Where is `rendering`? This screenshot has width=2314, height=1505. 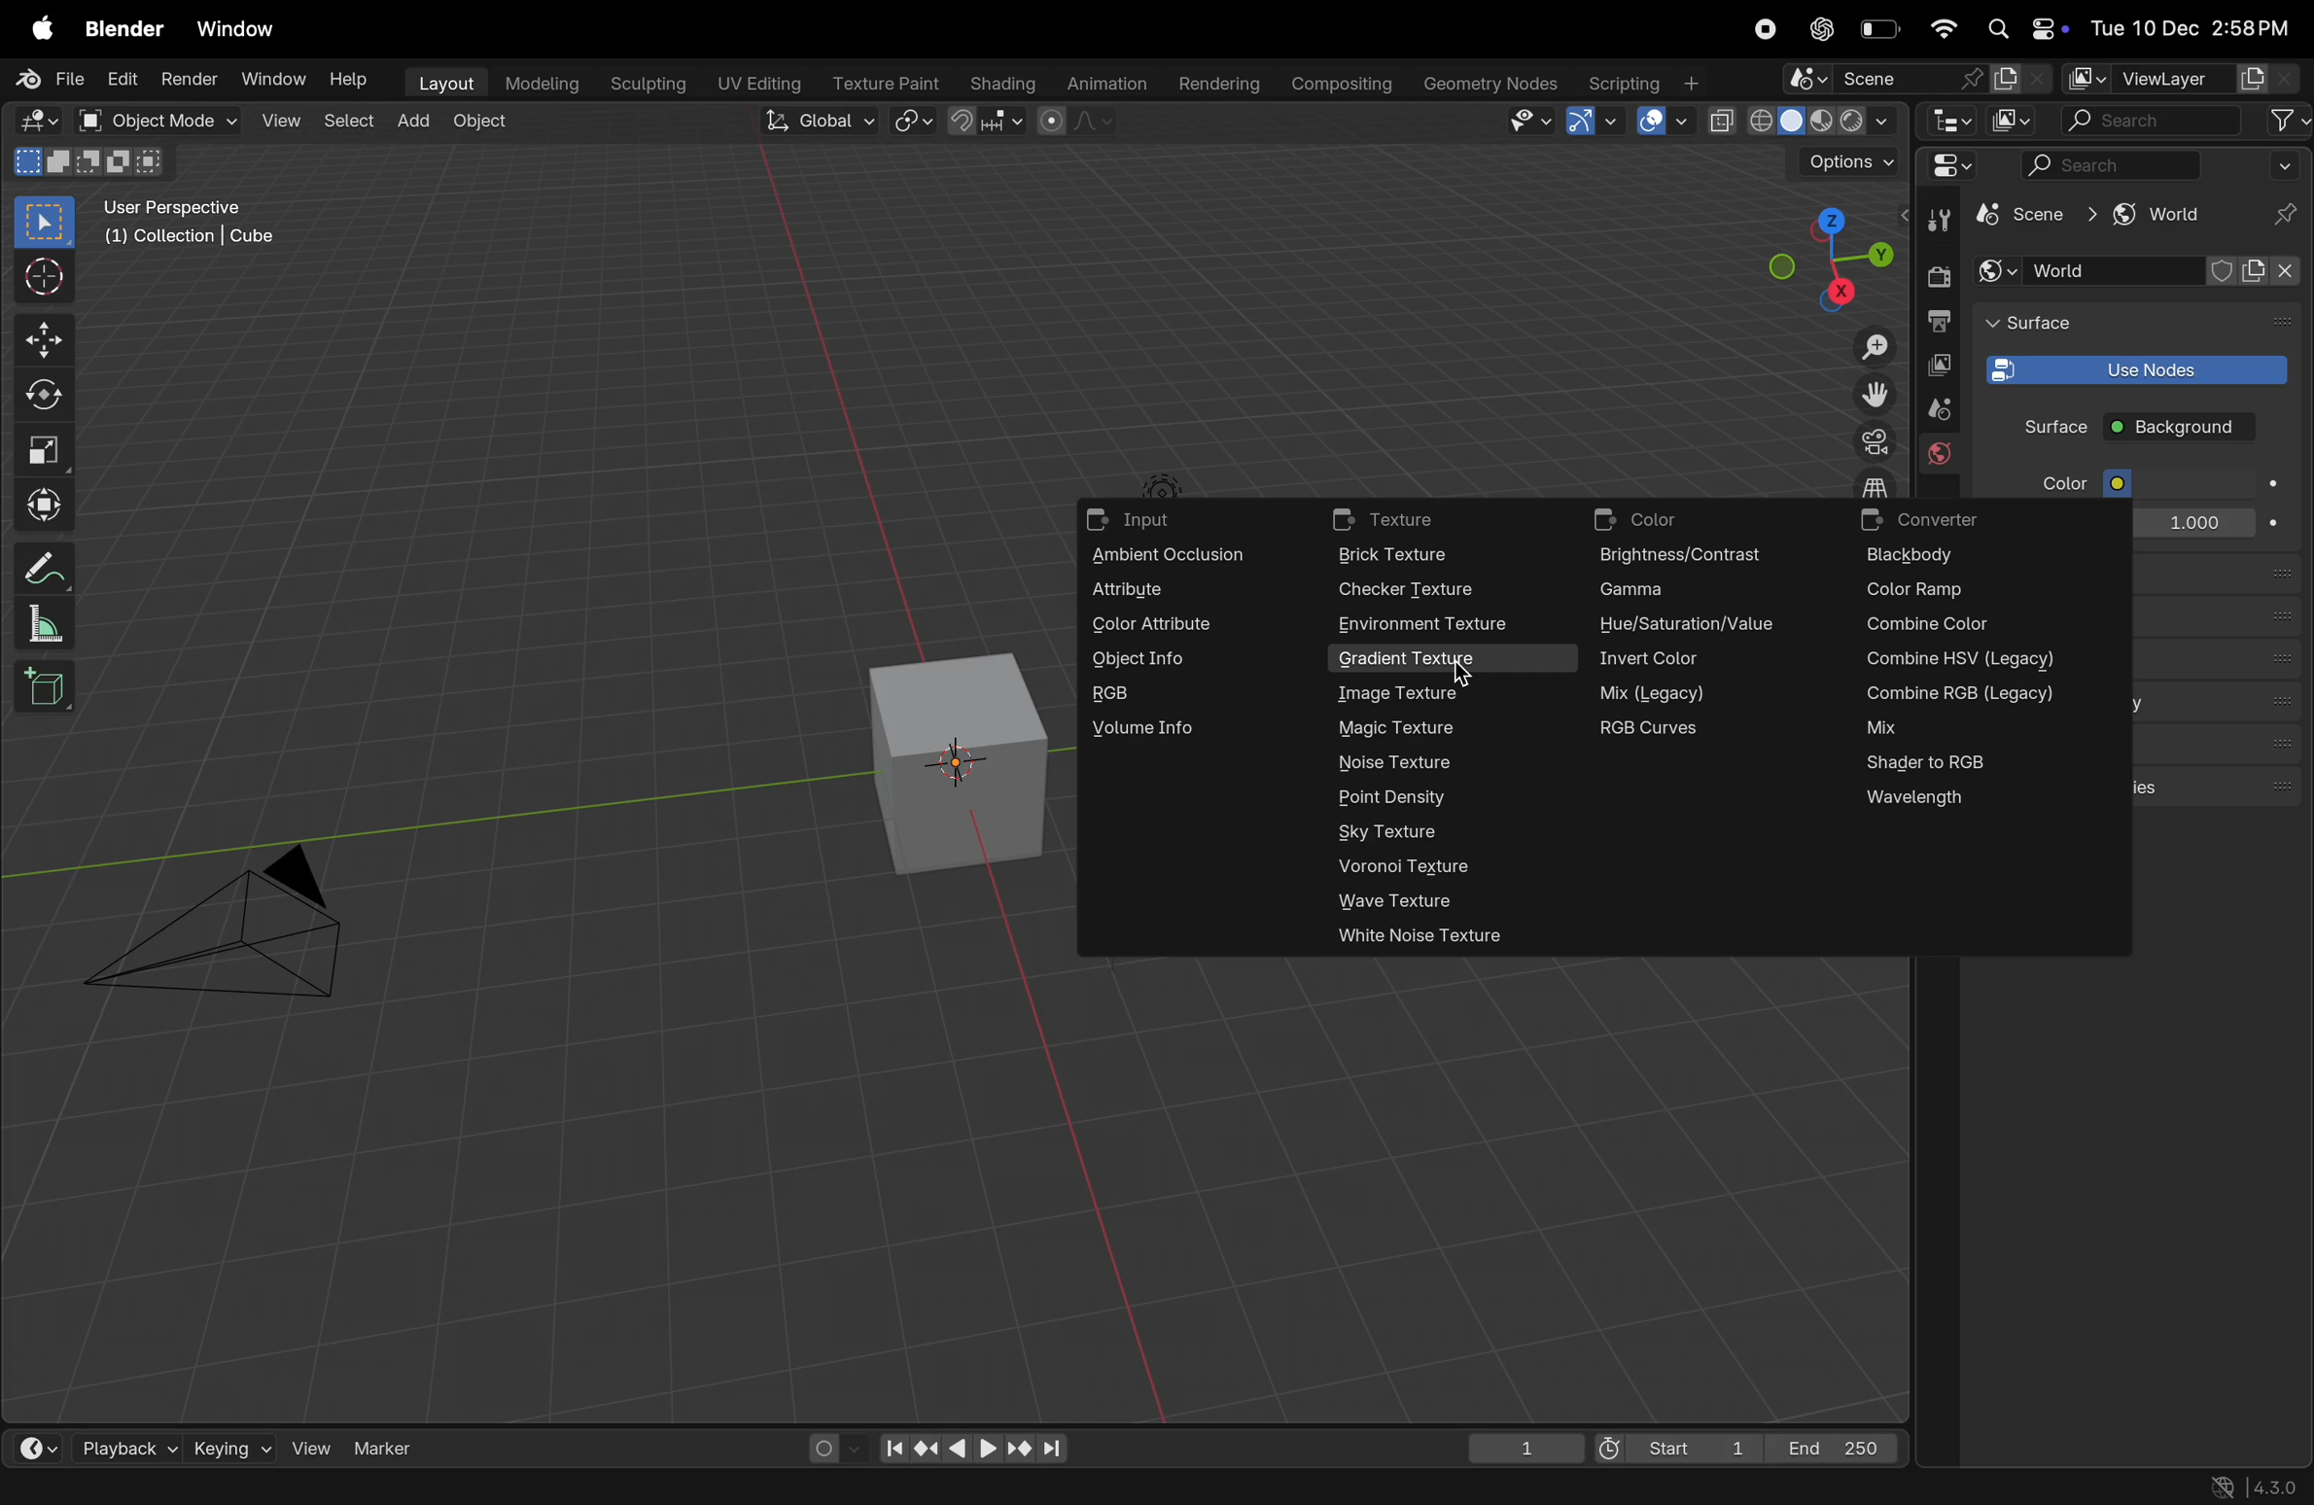 rendering is located at coordinates (1215, 85).